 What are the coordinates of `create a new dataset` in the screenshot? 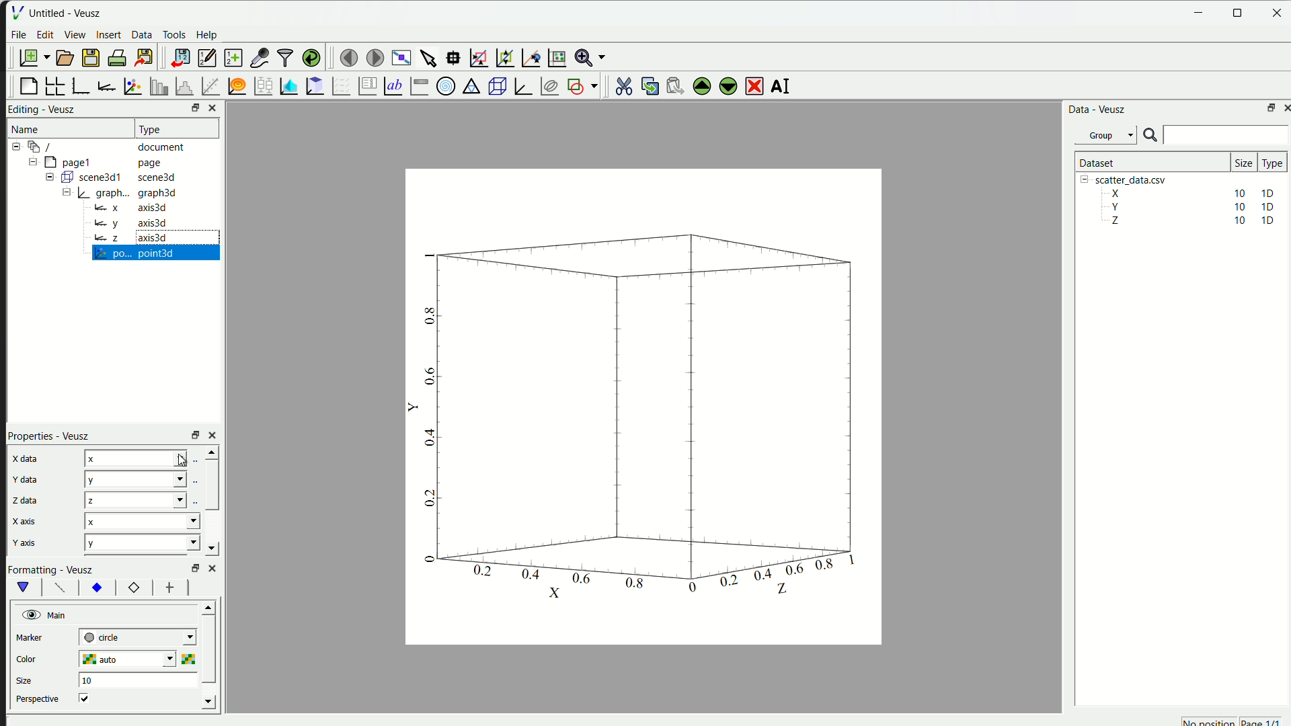 It's located at (233, 56).